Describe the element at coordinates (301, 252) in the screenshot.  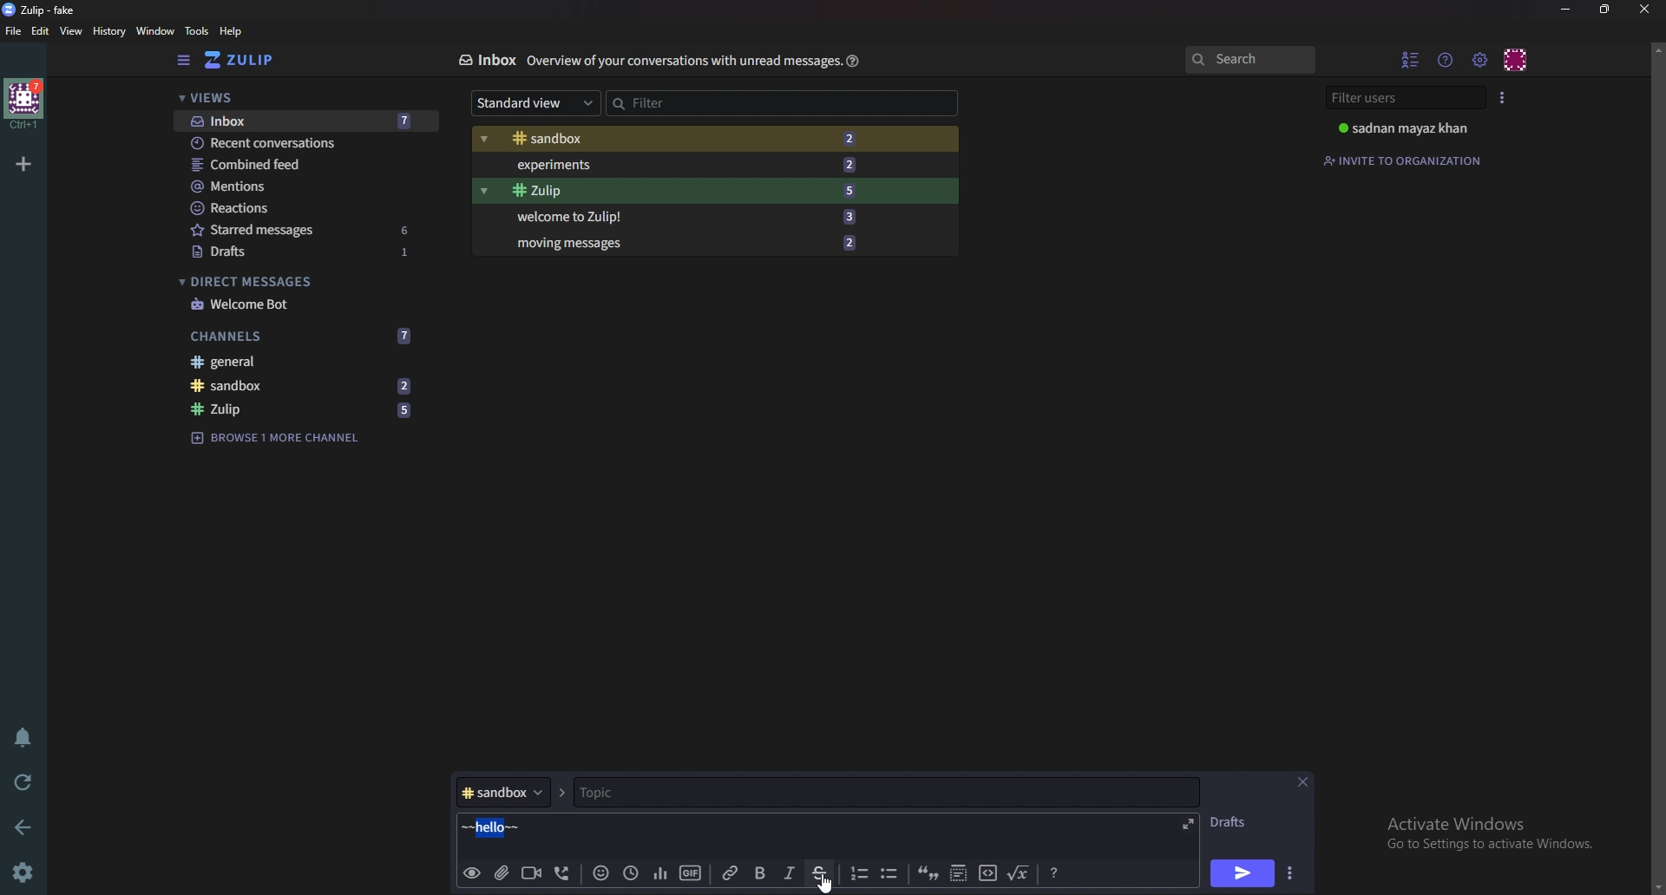
I see `Drafts` at that location.